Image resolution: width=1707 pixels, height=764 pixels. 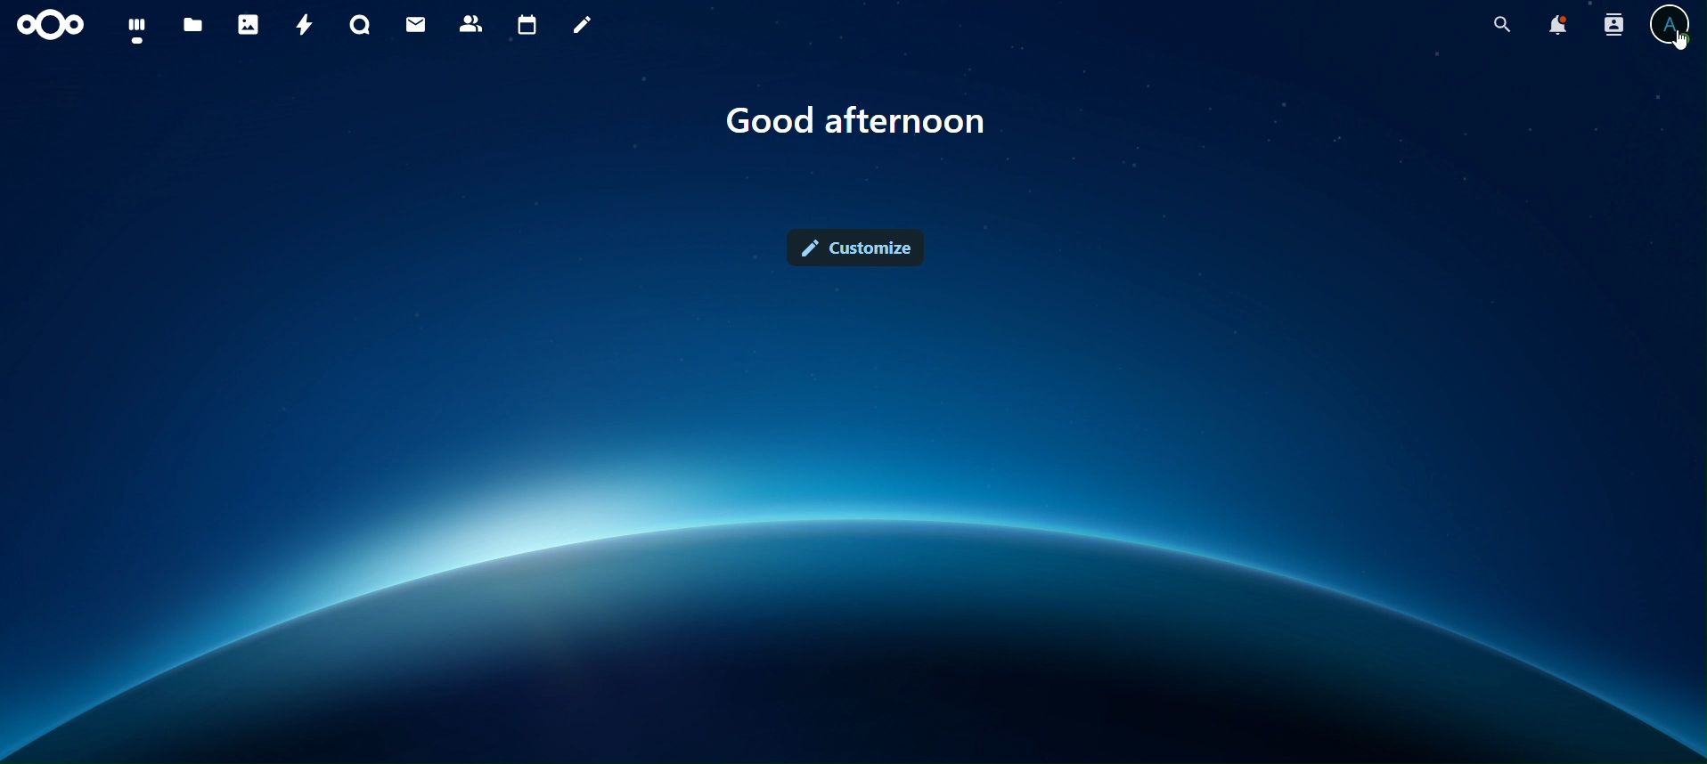 I want to click on notifications, so click(x=1555, y=25).